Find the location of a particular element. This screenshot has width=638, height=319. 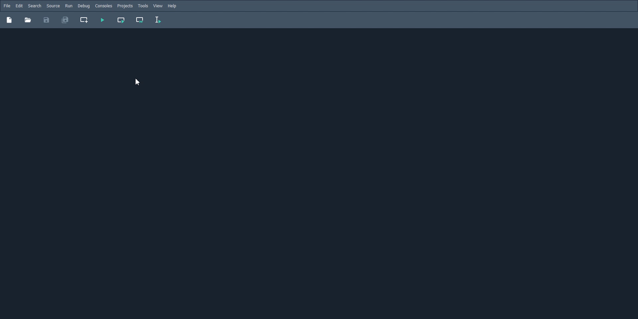

Run File is located at coordinates (102, 20).